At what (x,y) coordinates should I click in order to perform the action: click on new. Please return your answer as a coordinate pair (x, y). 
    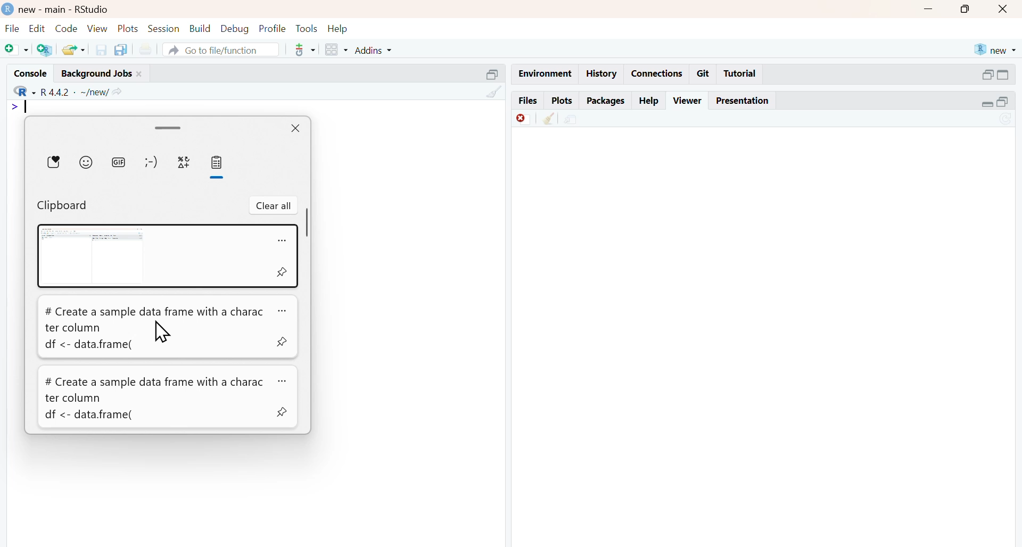
    Looking at the image, I should click on (995, 49).